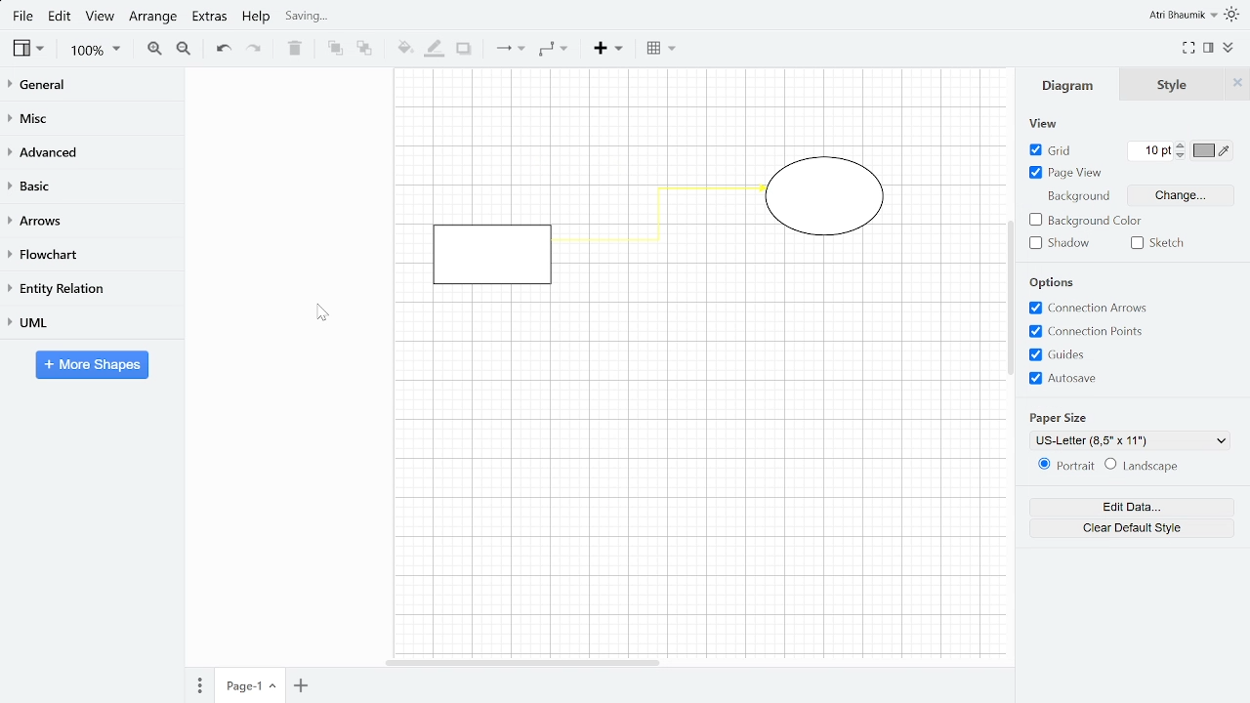 The width and height of the screenshot is (1250, 703). What do you see at coordinates (1157, 242) in the screenshot?
I see `Sketch` at bounding box center [1157, 242].